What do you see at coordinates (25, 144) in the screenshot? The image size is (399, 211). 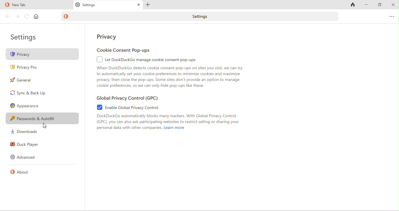 I see `duck player` at bounding box center [25, 144].